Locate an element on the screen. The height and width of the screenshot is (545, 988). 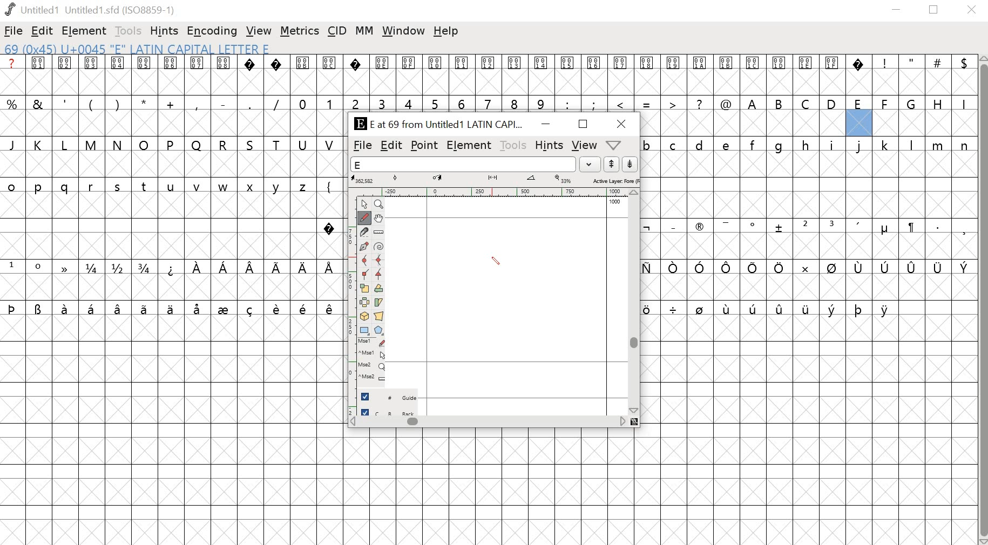
scrollbar is located at coordinates (636, 302).